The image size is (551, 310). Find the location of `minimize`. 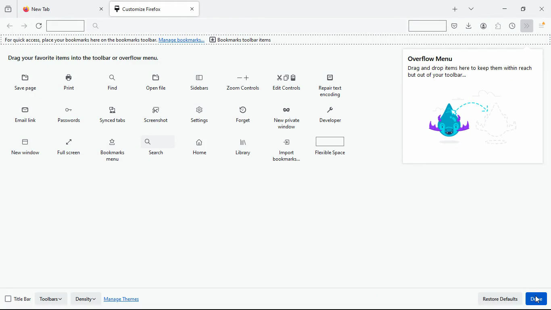

minimize is located at coordinates (505, 8).